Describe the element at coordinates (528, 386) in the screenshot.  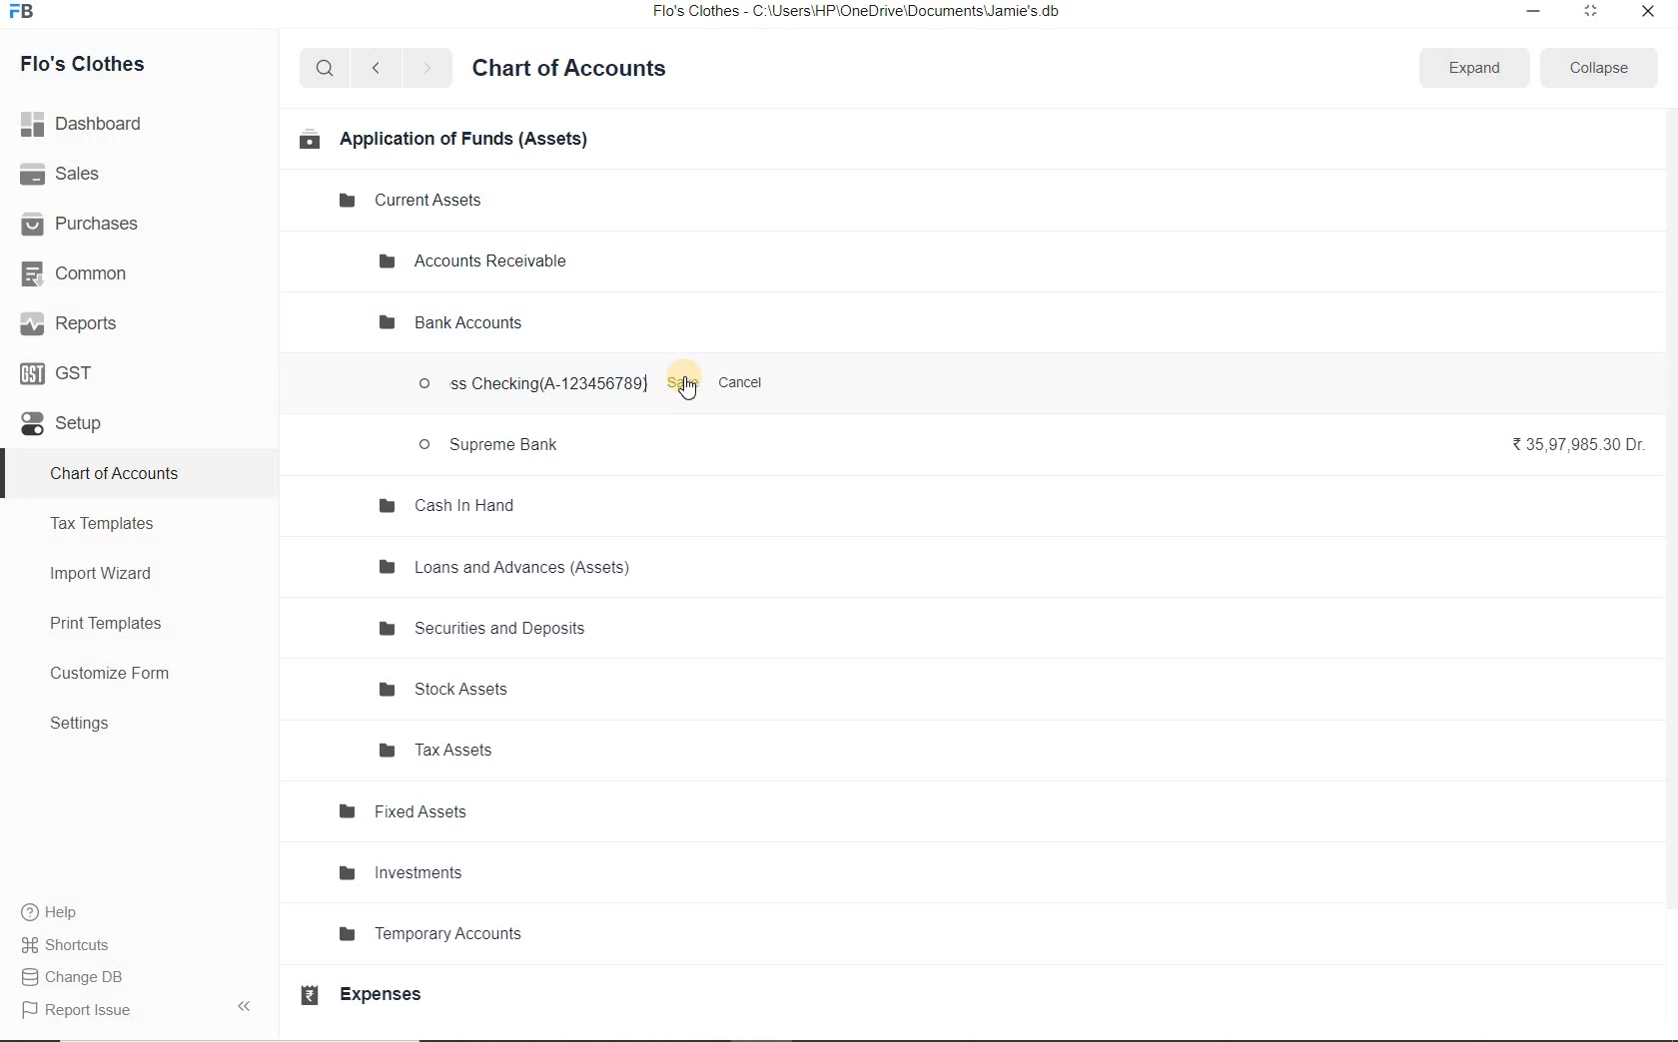
I see `ss Checking(A-123456789]` at that location.